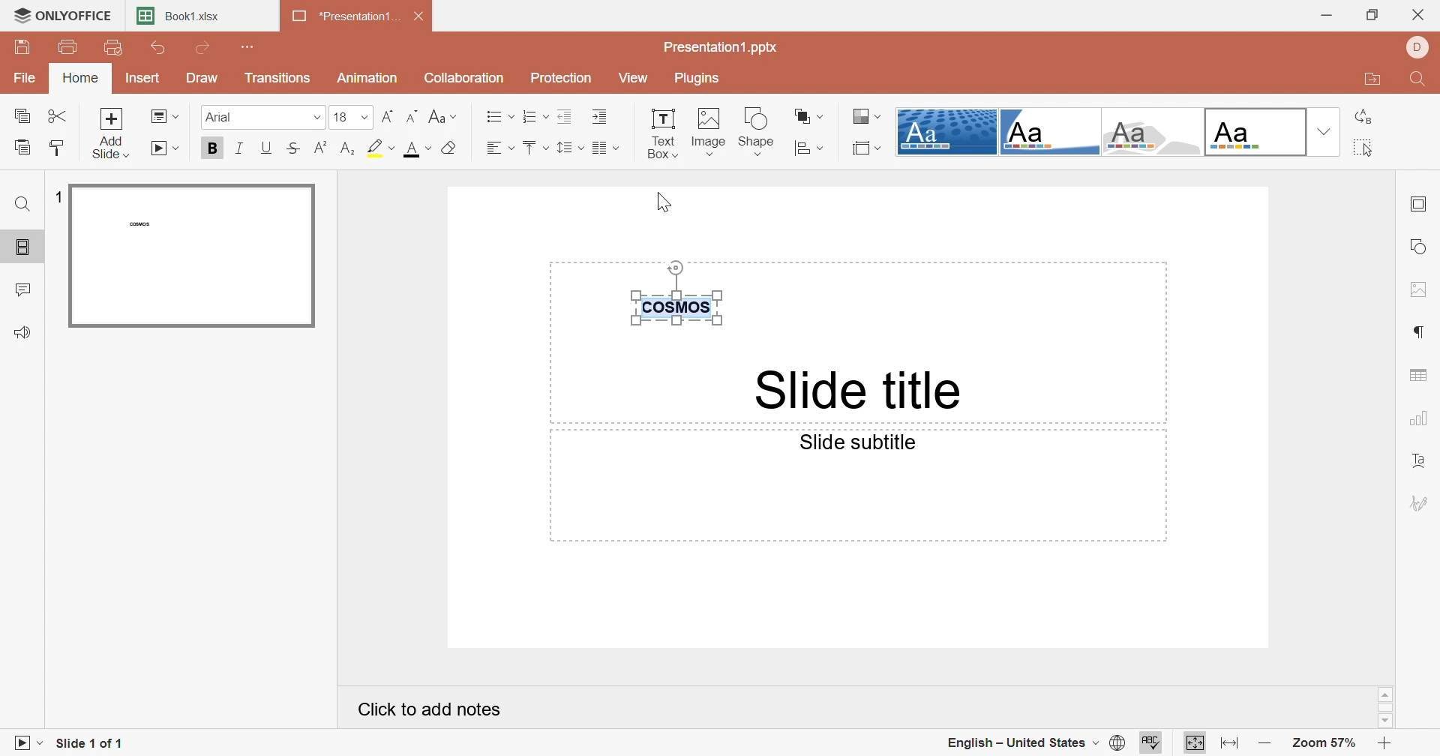 Image resolution: width=1440 pixels, height=756 pixels. Describe the element at coordinates (380, 148) in the screenshot. I see `Highlight color` at that location.